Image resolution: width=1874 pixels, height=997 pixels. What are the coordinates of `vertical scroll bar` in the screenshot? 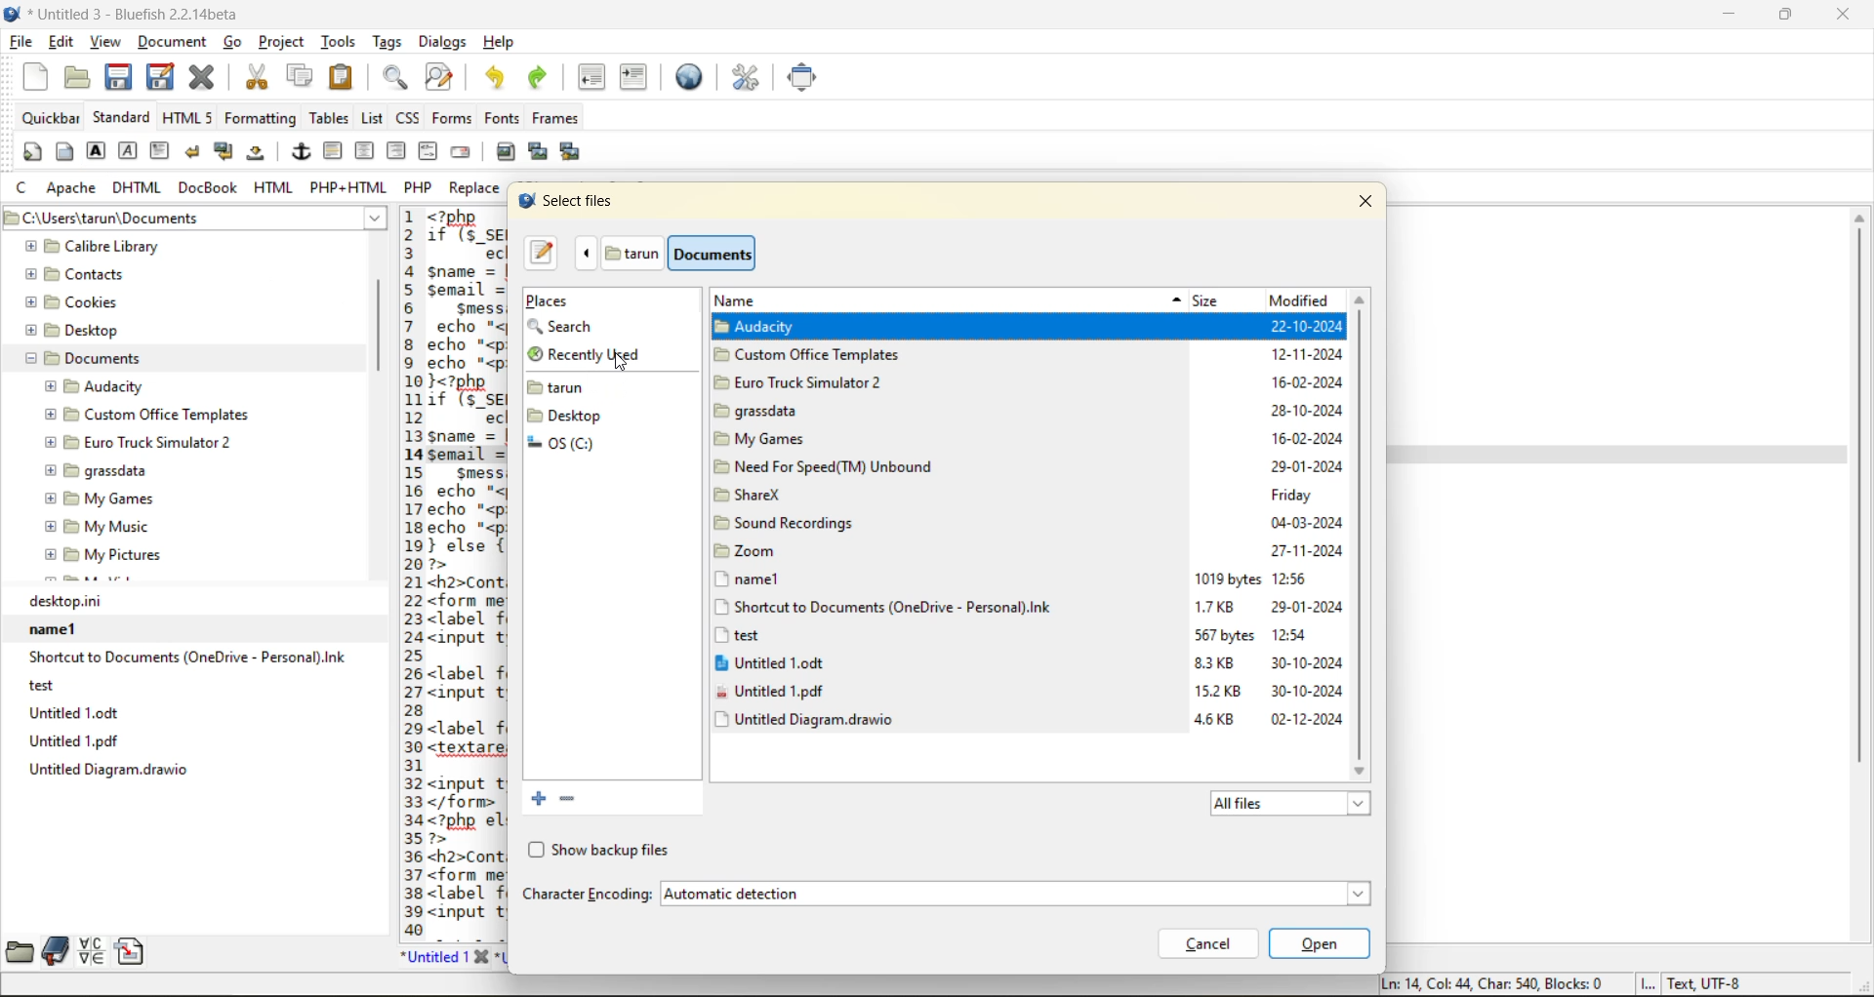 It's located at (380, 316).